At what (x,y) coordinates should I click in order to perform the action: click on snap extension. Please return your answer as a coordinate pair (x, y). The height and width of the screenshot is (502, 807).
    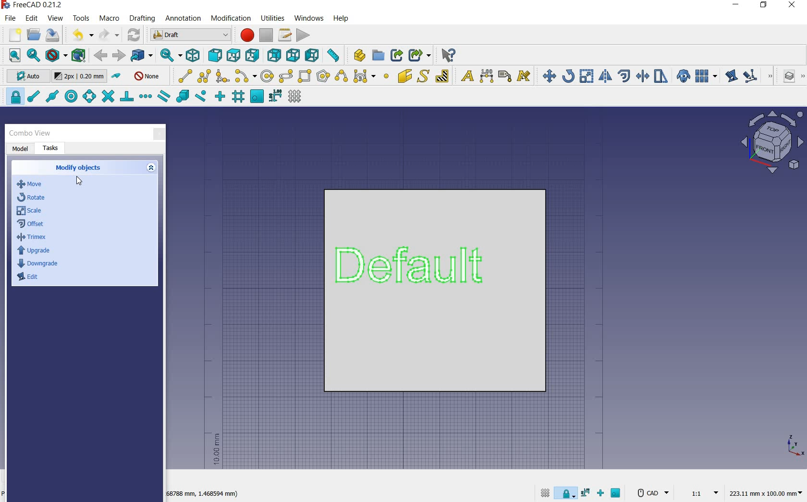
    Looking at the image, I should click on (145, 97).